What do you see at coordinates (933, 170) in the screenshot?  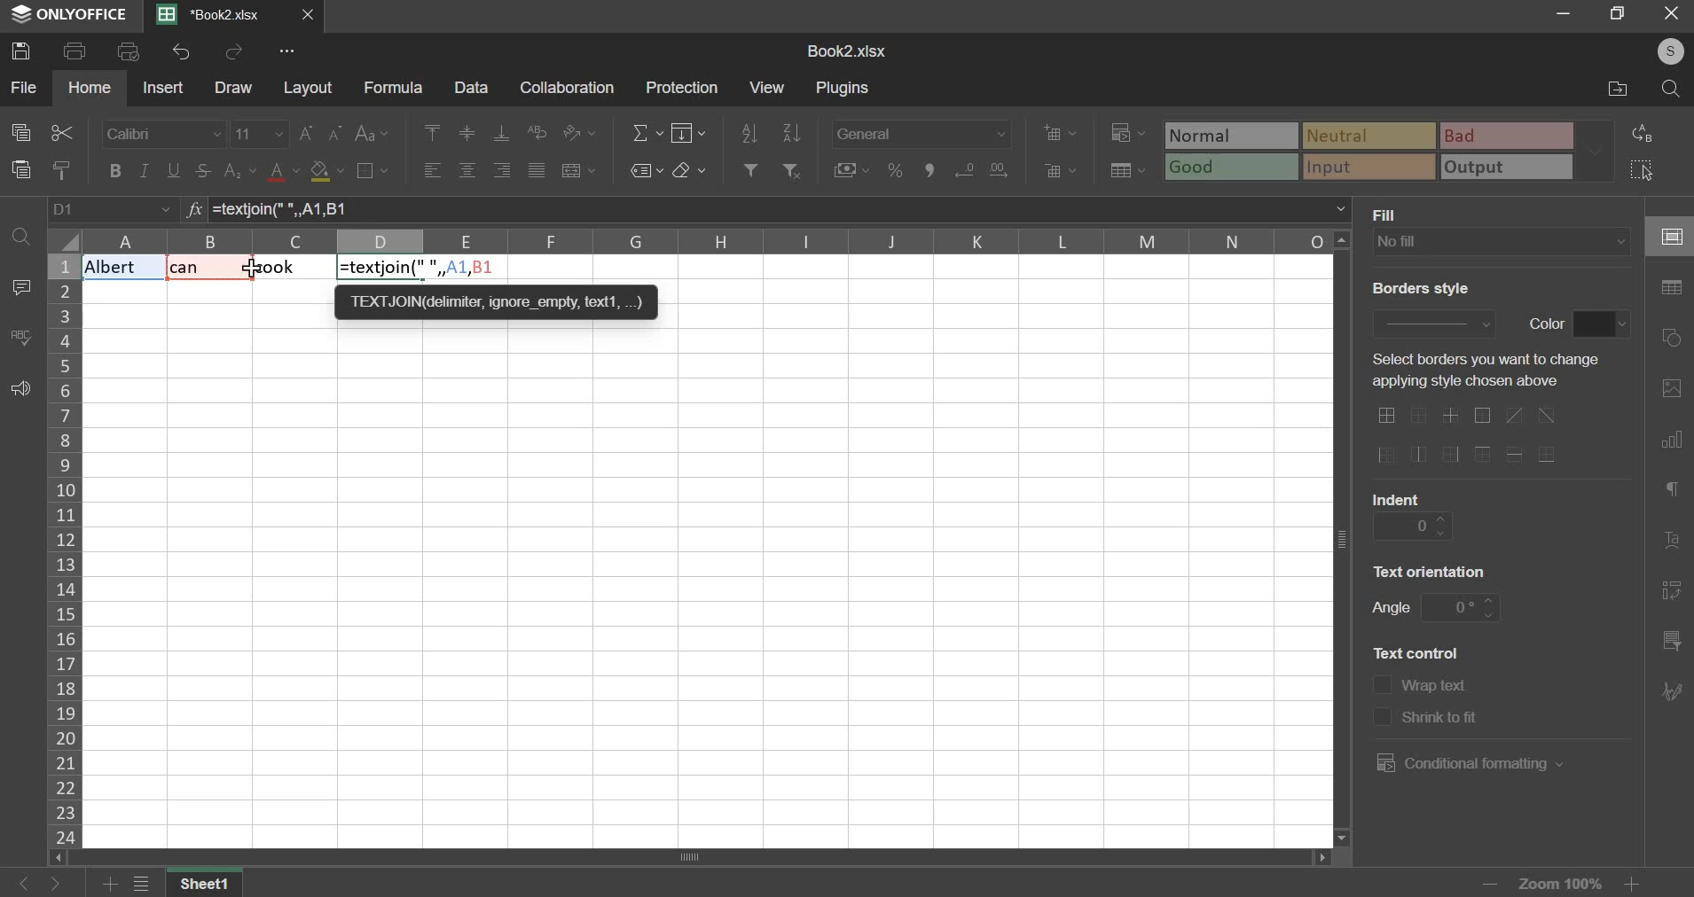 I see `comma style` at bounding box center [933, 170].